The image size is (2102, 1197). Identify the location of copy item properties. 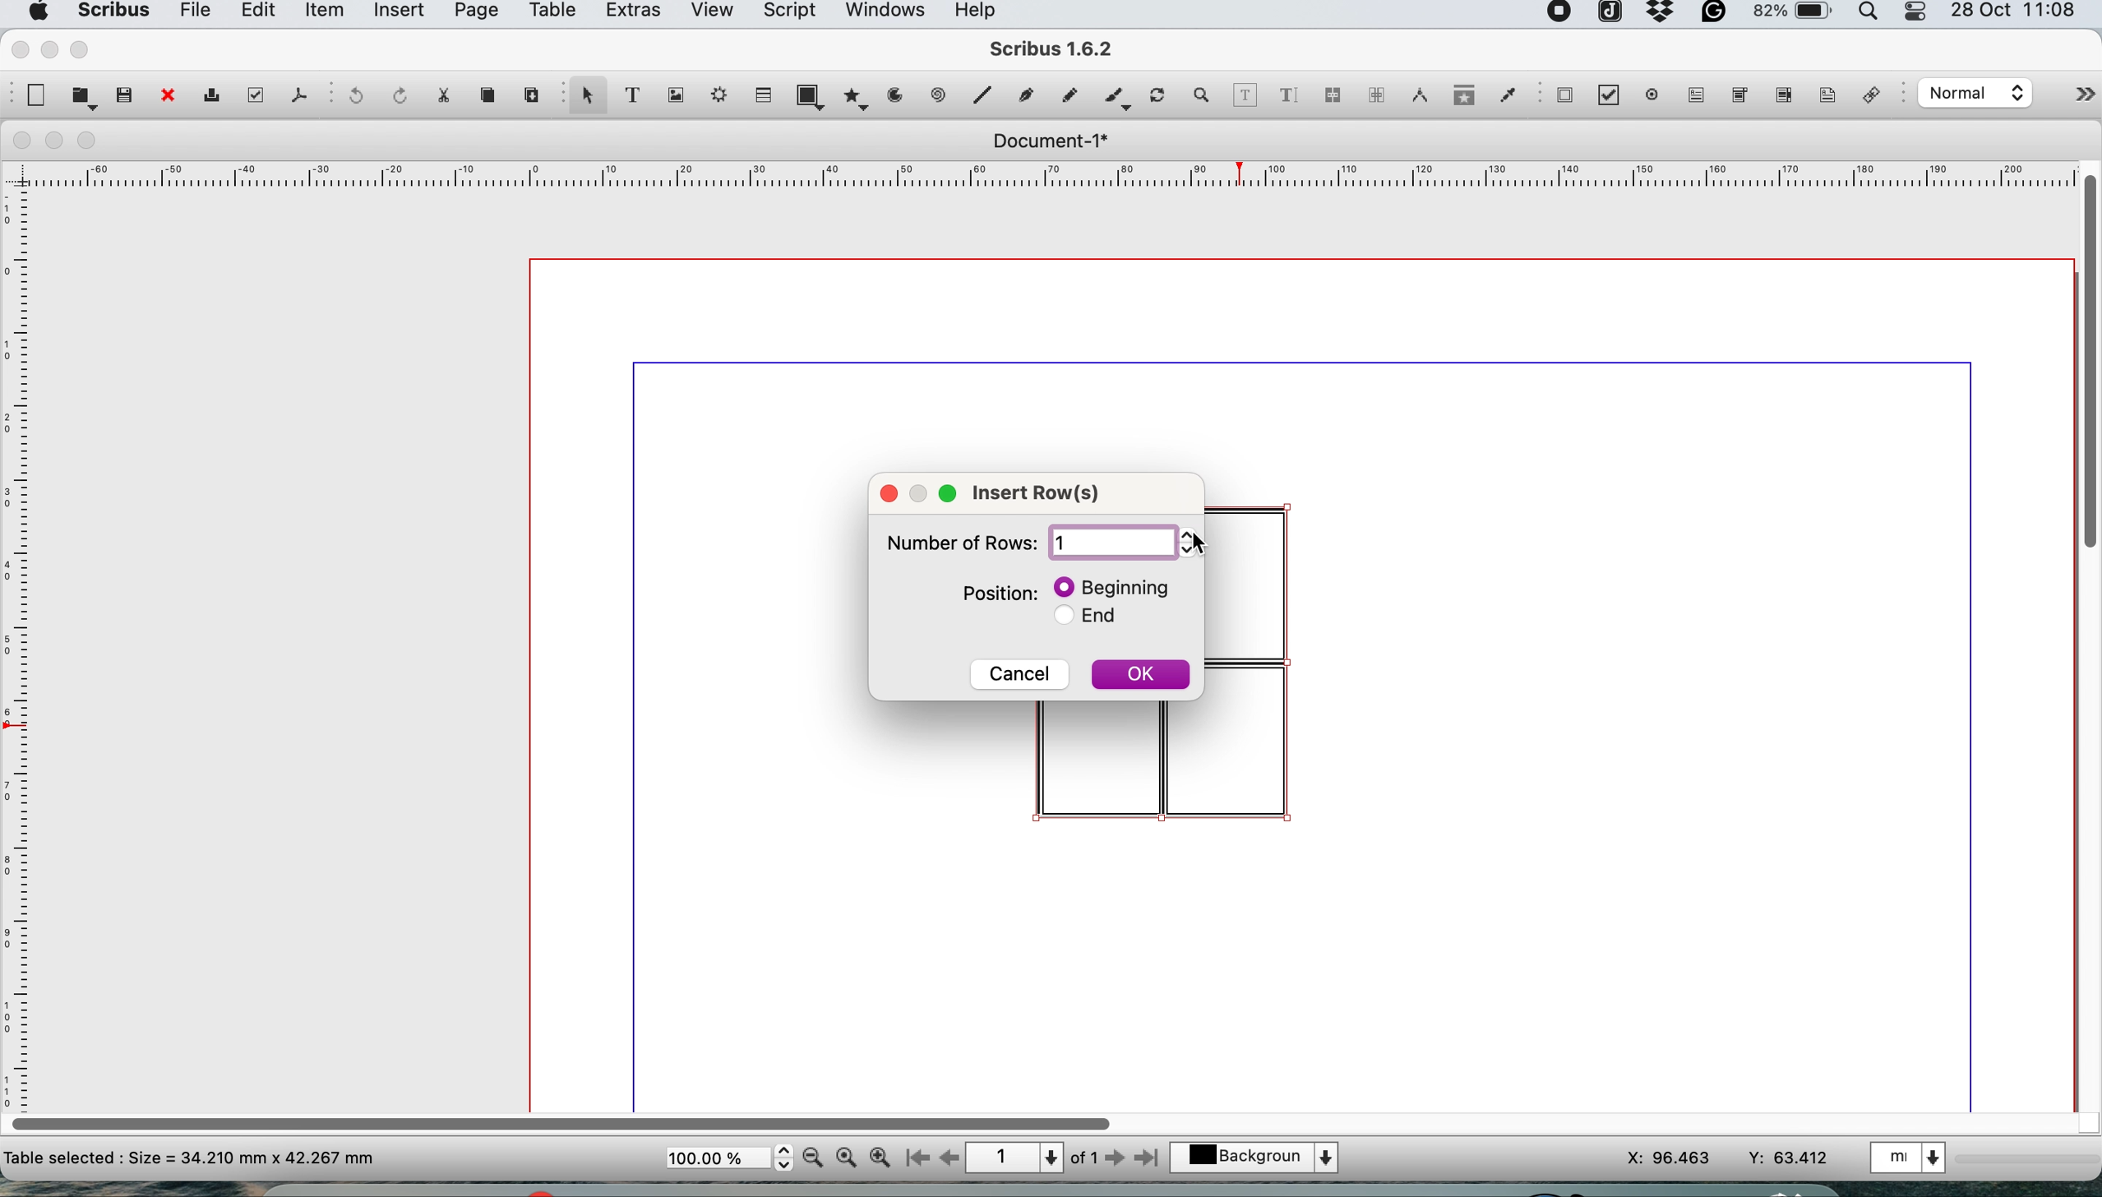
(1459, 99).